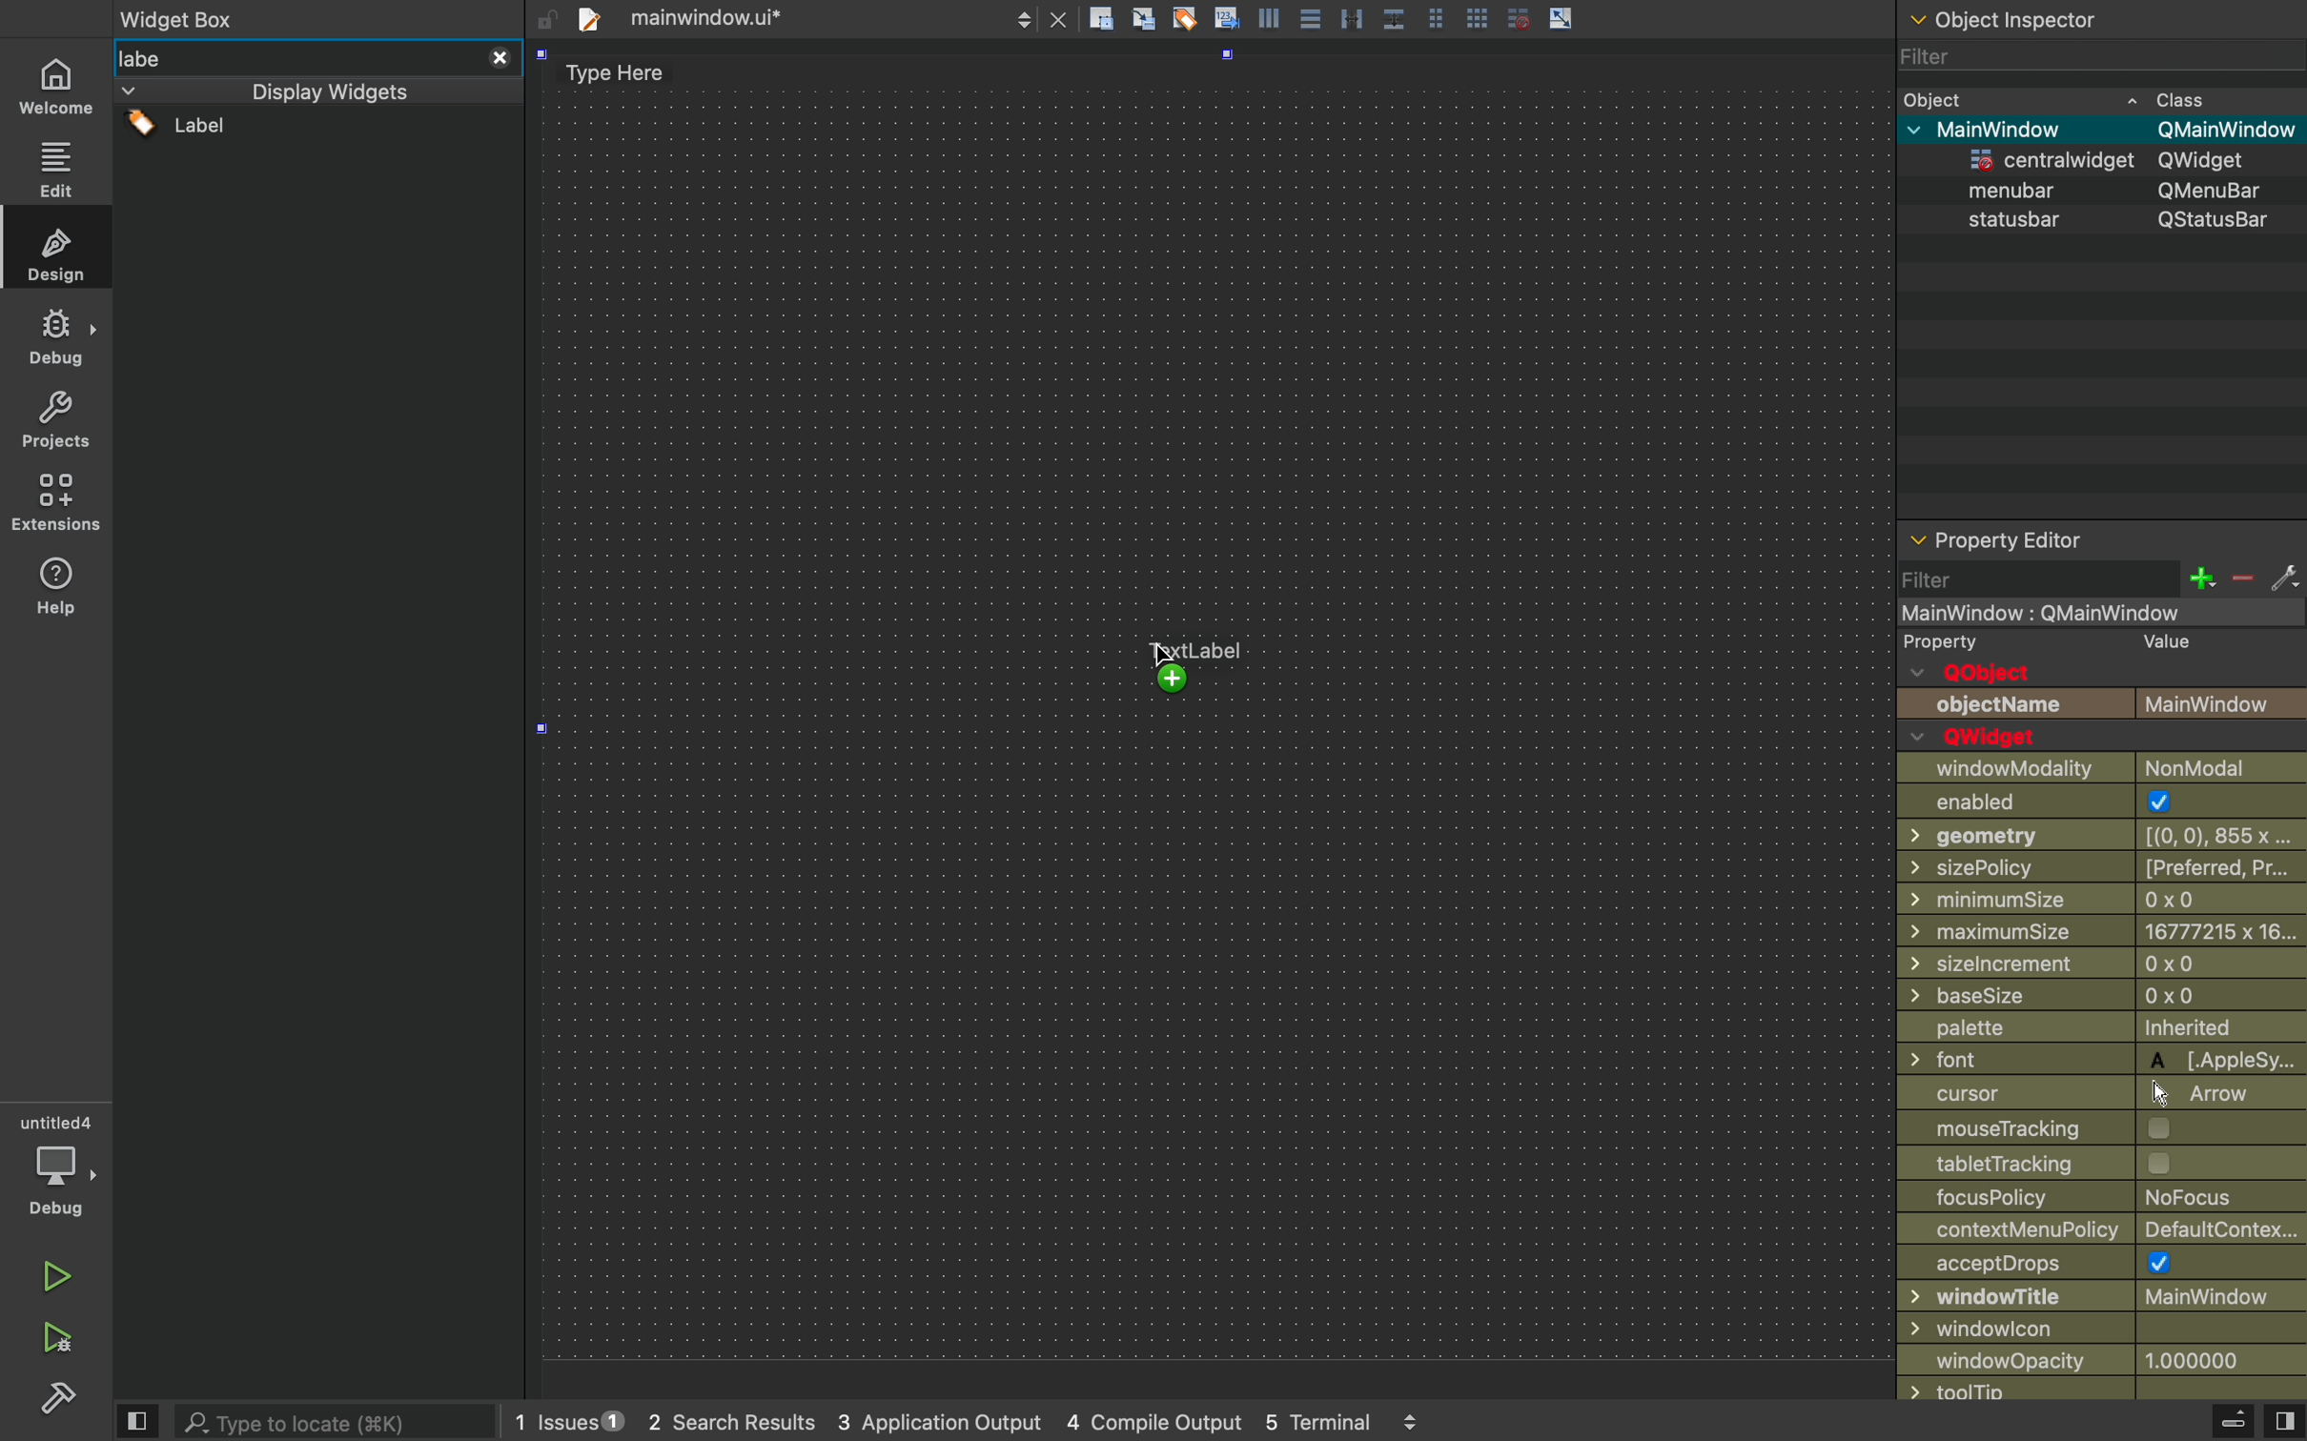 Image resolution: width=2307 pixels, height=1441 pixels. Describe the element at coordinates (51, 1273) in the screenshot. I see `run ` at that location.